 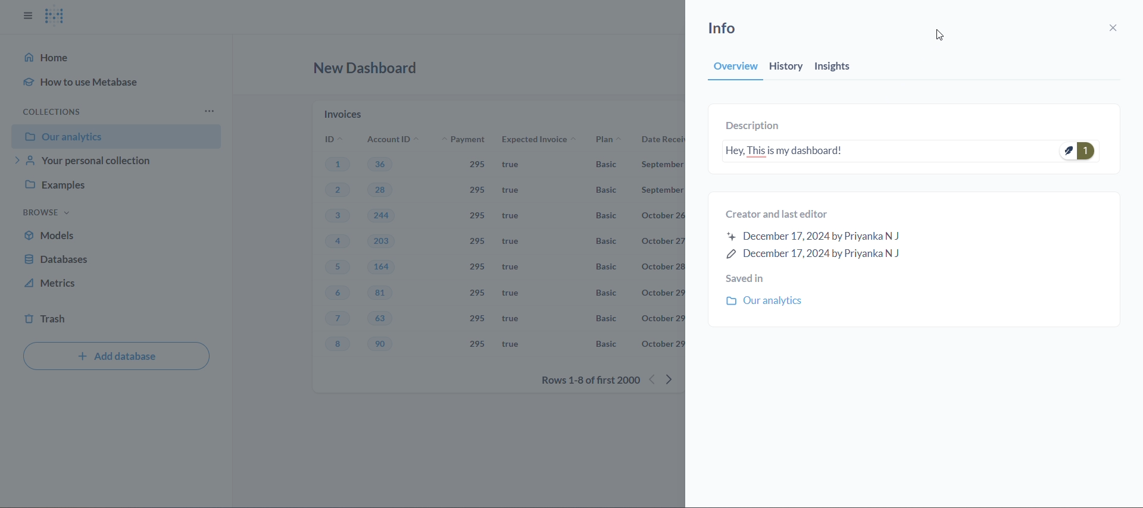 What do you see at coordinates (764, 278) in the screenshot?
I see `saved in` at bounding box center [764, 278].